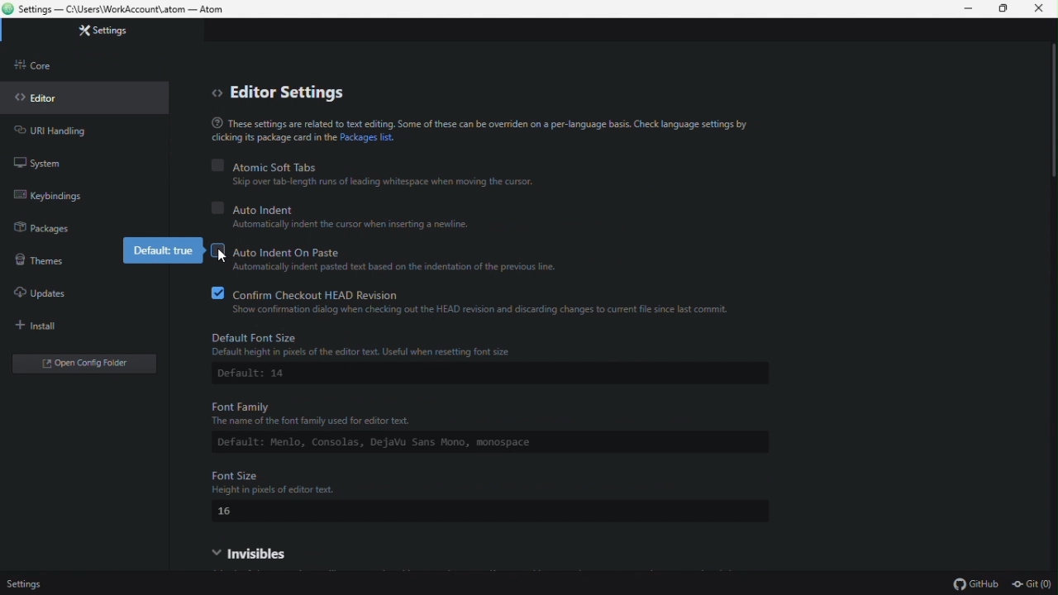  Describe the element at coordinates (965, 11) in the screenshot. I see `Minimize` at that location.